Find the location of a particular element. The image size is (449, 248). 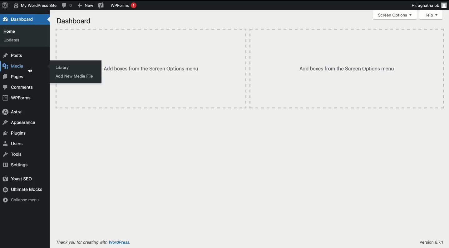

Home is located at coordinates (11, 31).